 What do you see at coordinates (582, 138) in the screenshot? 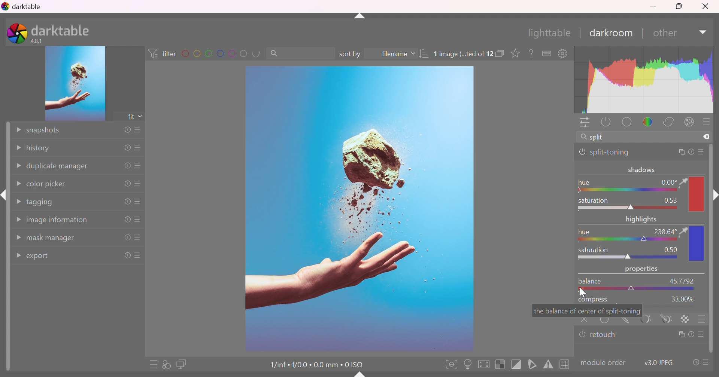
I see `search` at bounding box center [582, 138].